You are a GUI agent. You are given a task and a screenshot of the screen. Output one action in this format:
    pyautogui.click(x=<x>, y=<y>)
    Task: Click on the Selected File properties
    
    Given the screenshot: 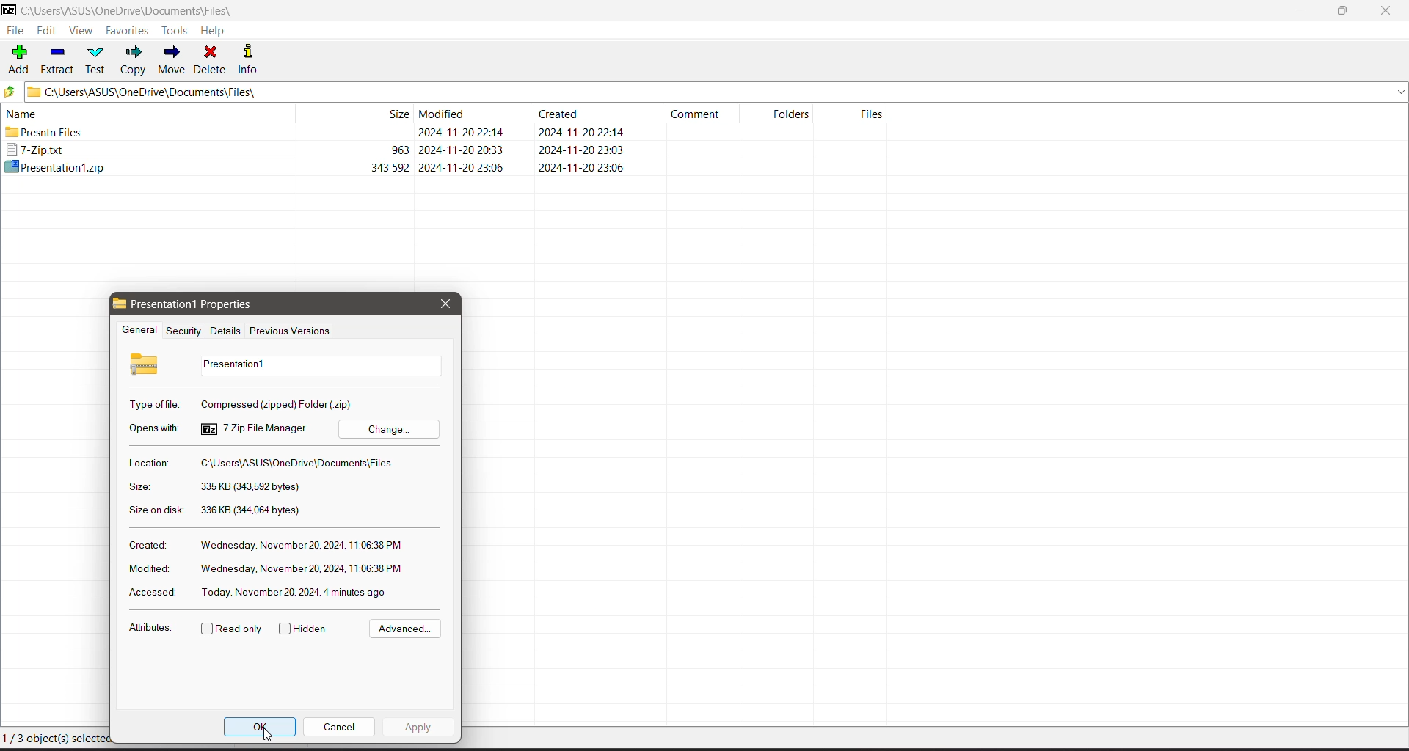 What is the action you would take?
    pyautogui.click(x=204, y=304)
    